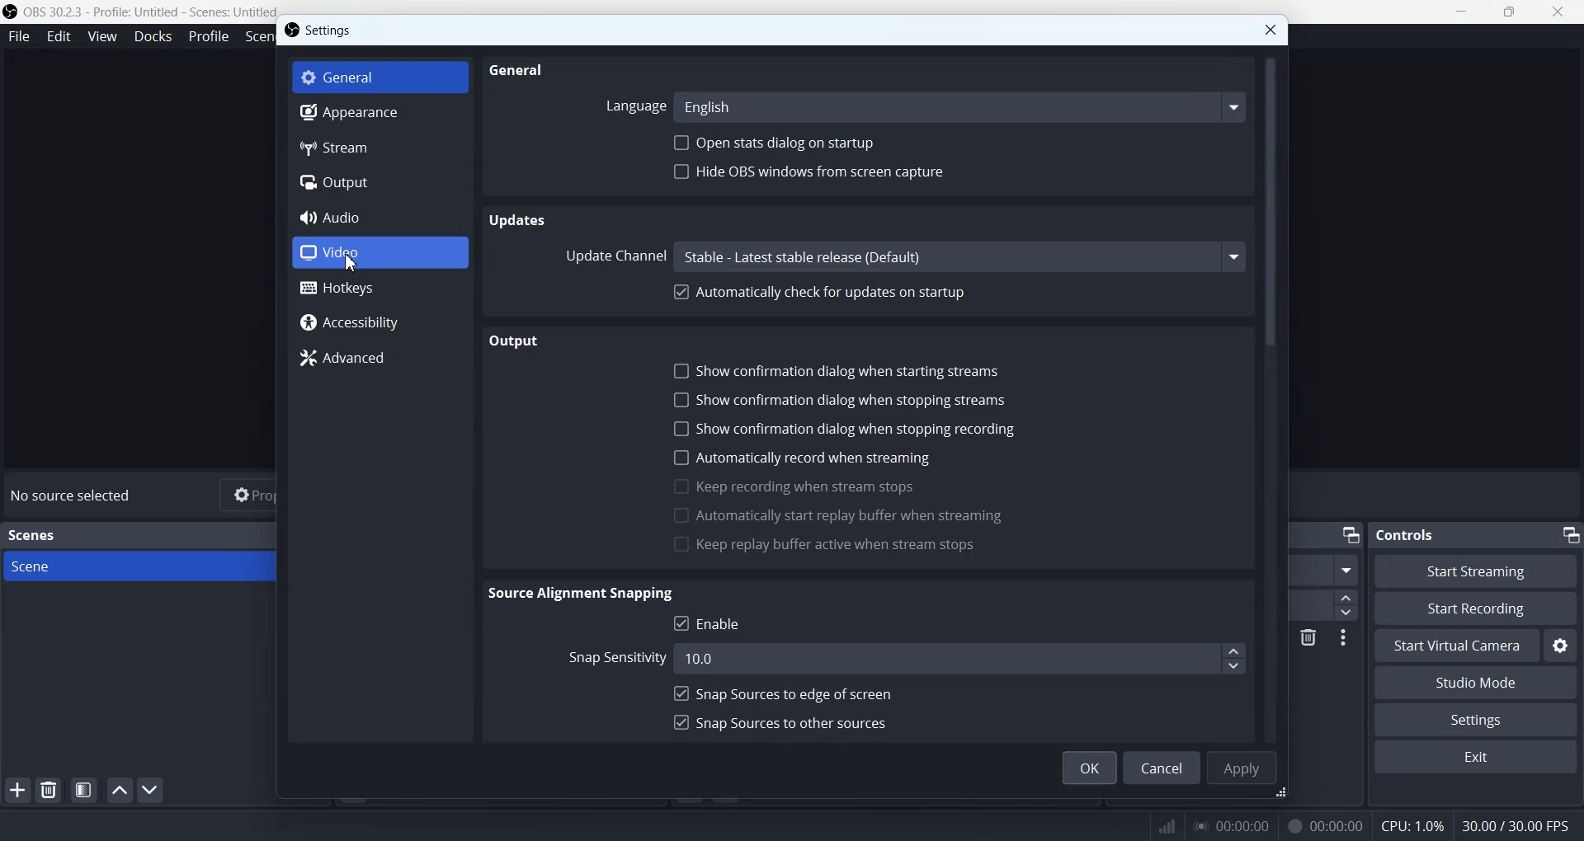 The image size is (1584, 841). Describe the element at coordinates (783, 693) in the screenshot. I see `Snap sources to edge of screen` at that location.